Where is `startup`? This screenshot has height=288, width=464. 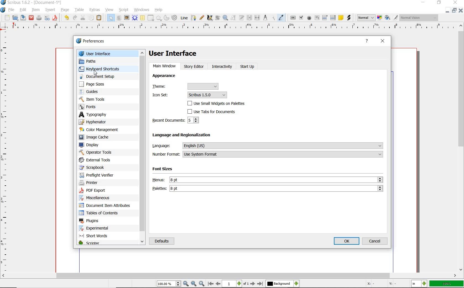
startup is located at coordinates (247, 68).